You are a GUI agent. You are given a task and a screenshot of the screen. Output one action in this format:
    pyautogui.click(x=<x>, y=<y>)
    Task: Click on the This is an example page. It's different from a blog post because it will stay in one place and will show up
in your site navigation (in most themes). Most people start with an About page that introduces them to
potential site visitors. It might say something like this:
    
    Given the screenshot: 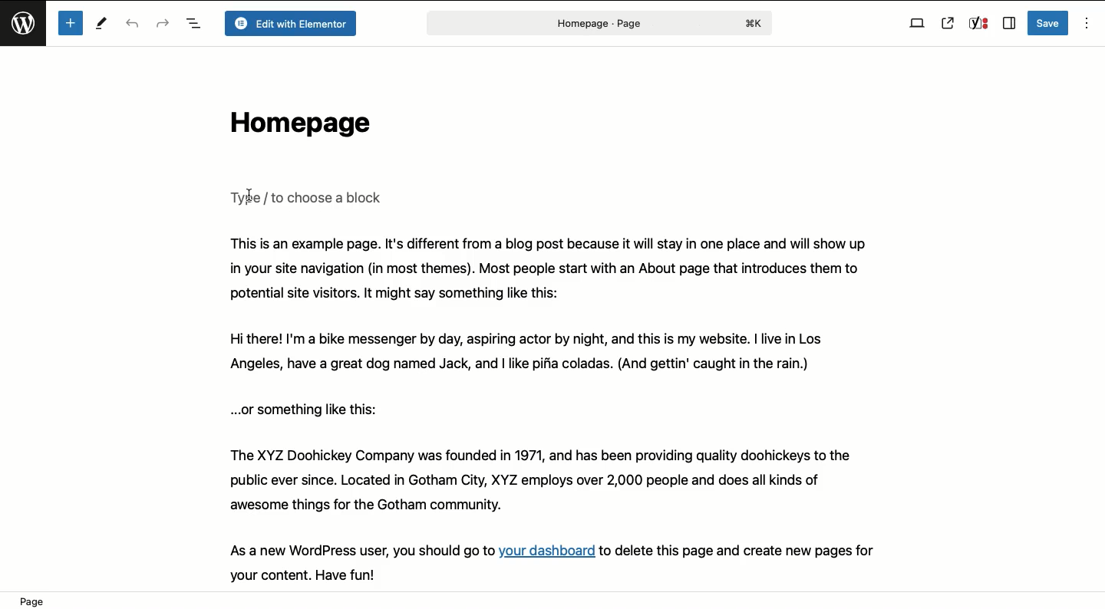 What is the action you would take?
    pyautogui.click(x=549, y=268)
    